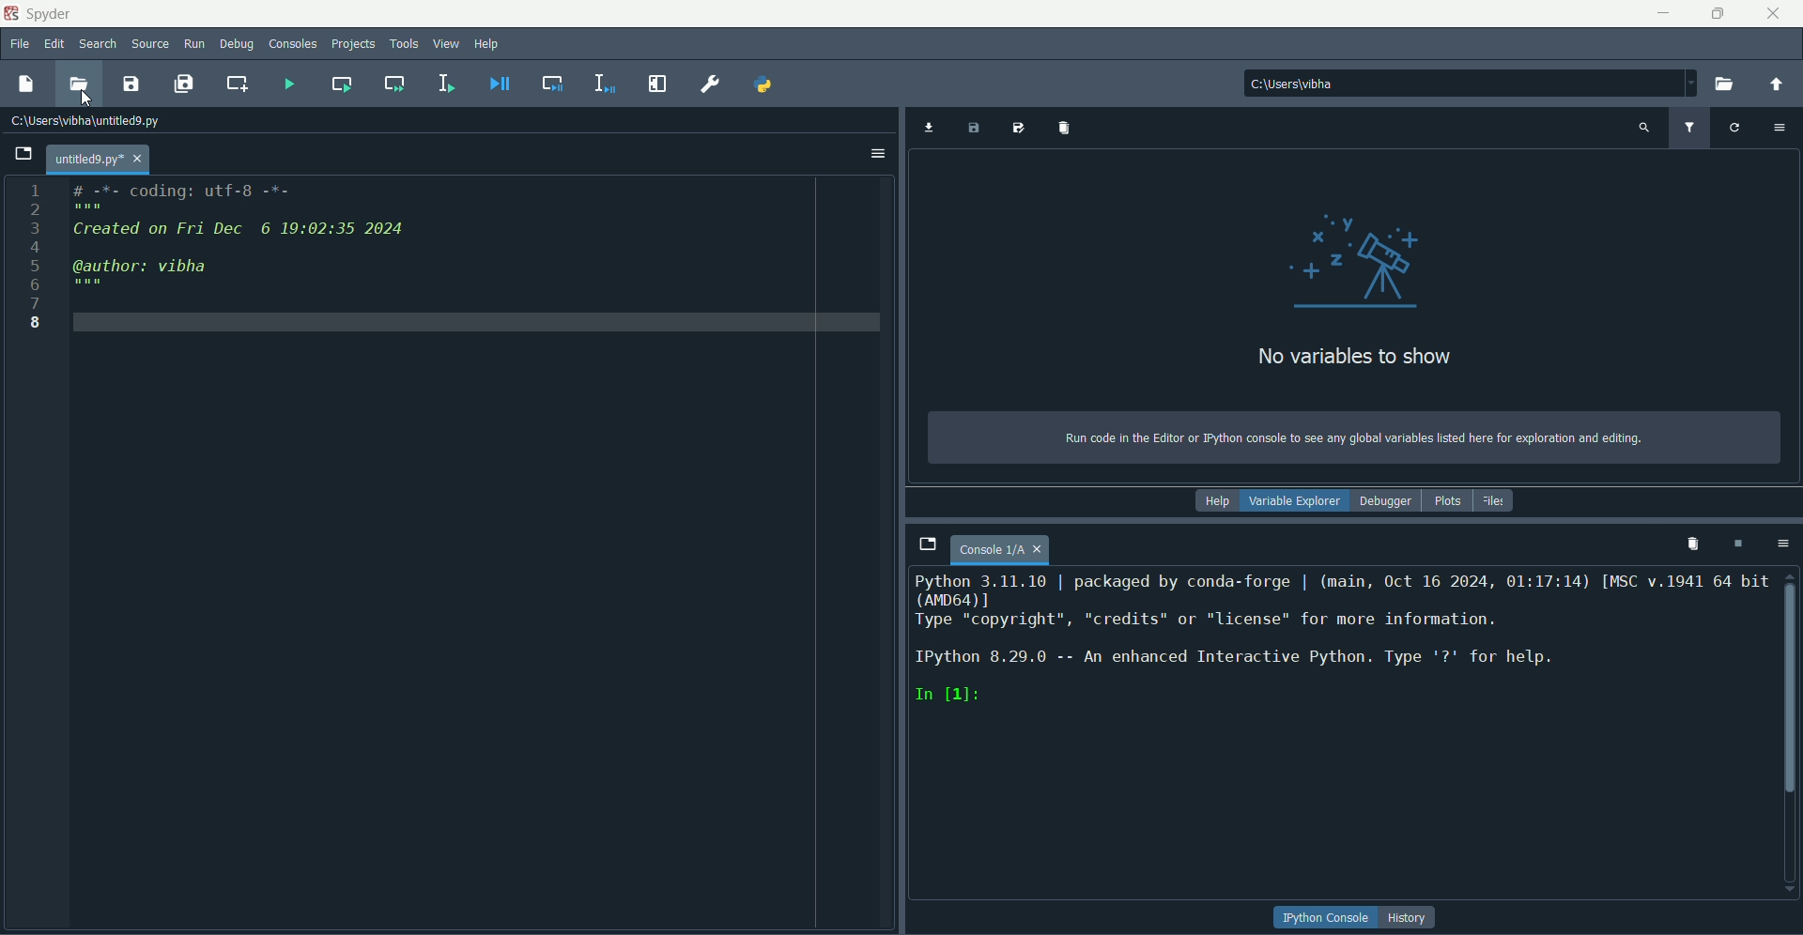 The image size is (1803, 935). Describe the element at coordinates (1689, 127) in the screenshot. I see `filter variable` at that location.